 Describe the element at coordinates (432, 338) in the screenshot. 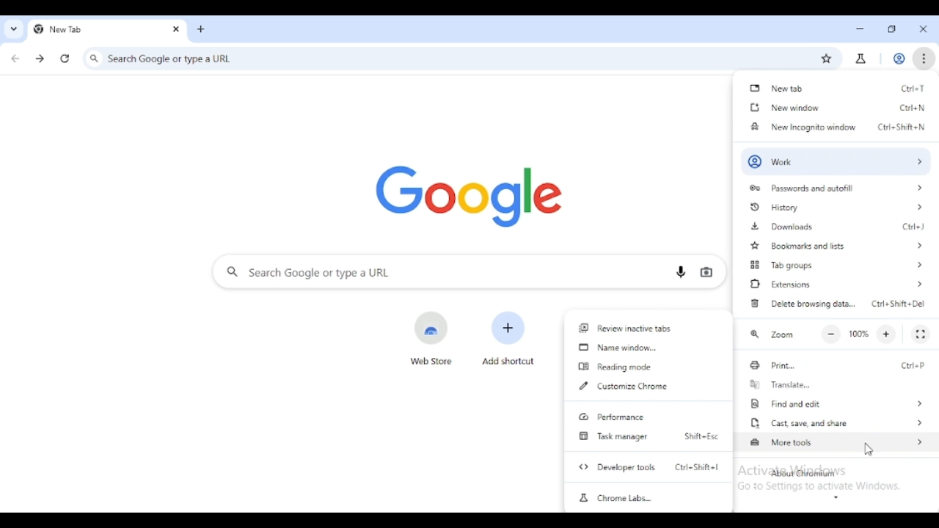

I see `web store` at that location.